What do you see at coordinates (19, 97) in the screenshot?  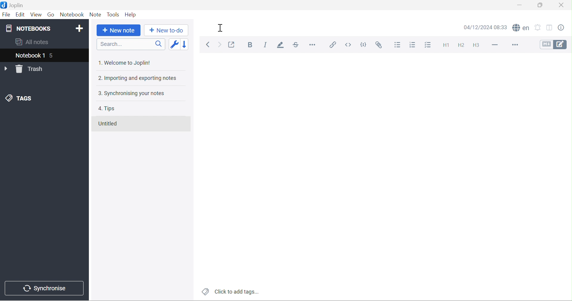 I see `TAGS` at bounding box center [19, 97].